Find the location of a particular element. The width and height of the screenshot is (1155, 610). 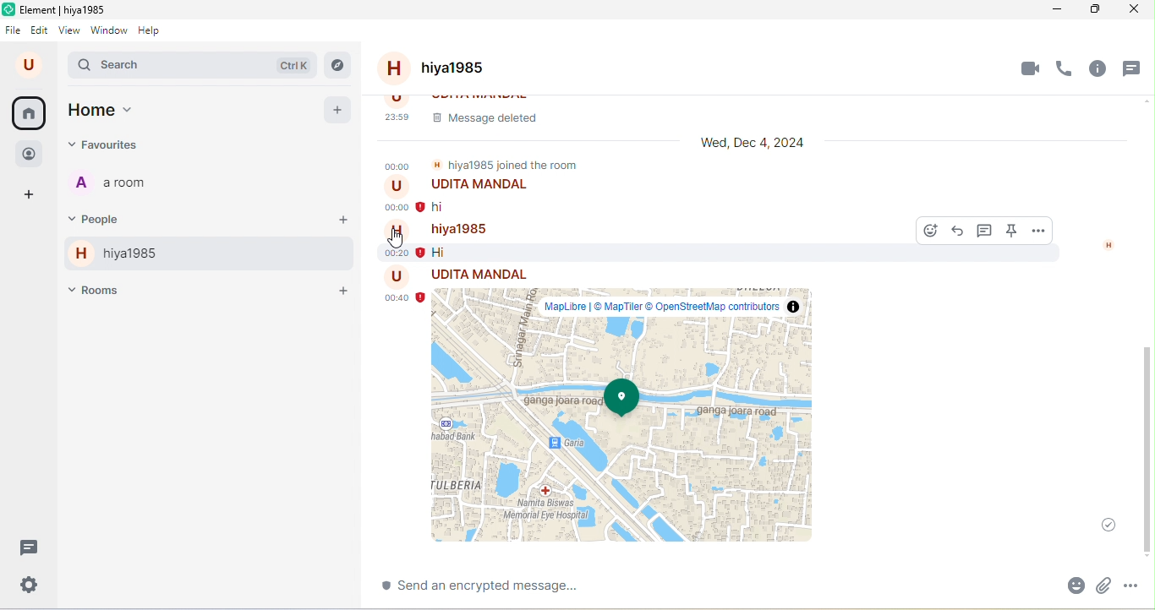

hiya 1985 is located at coordinates (113, 254).